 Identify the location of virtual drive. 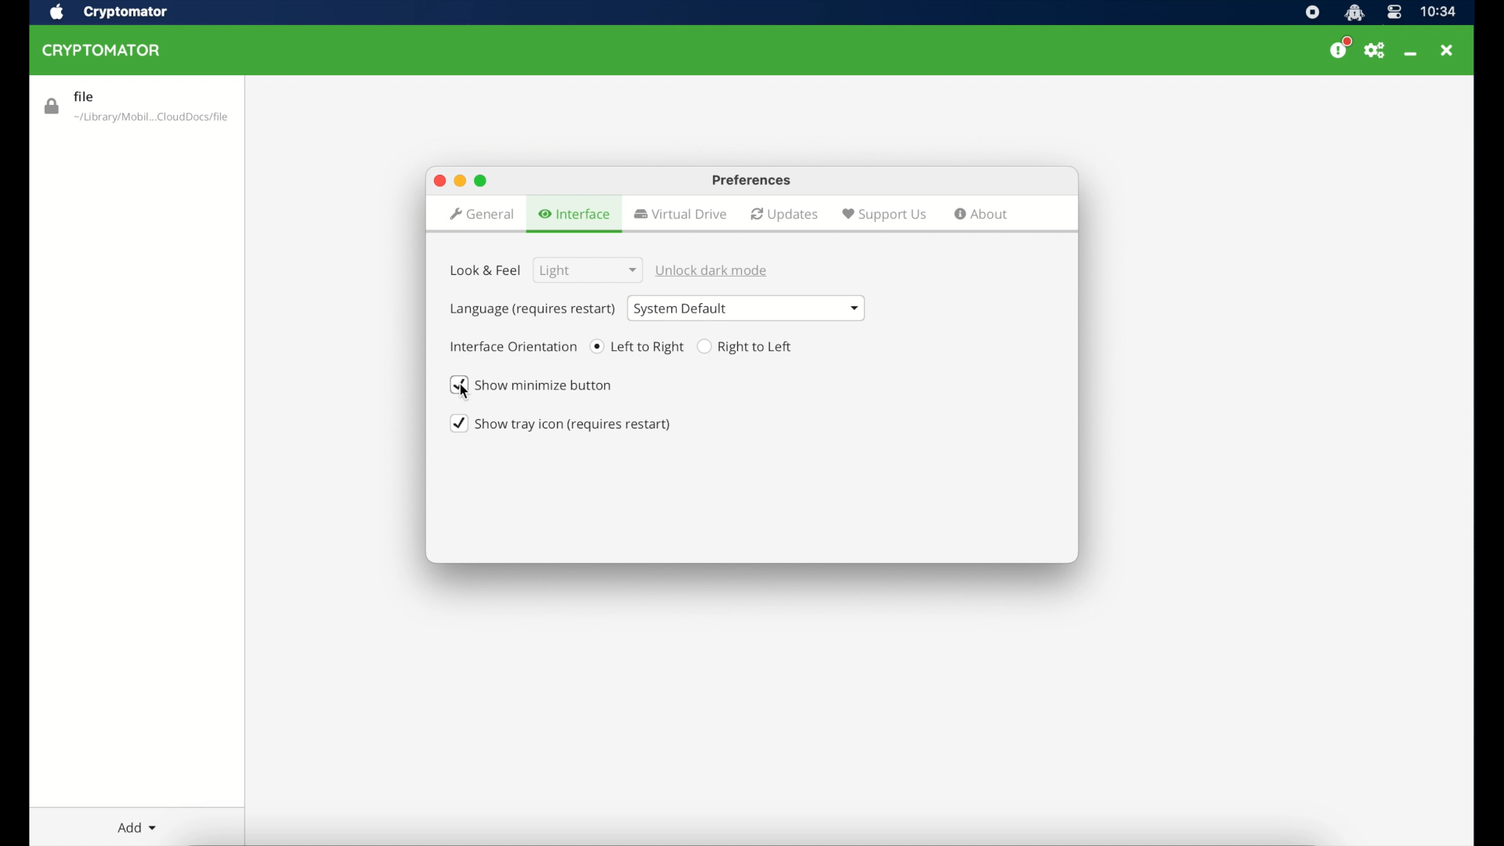
(680, 214).